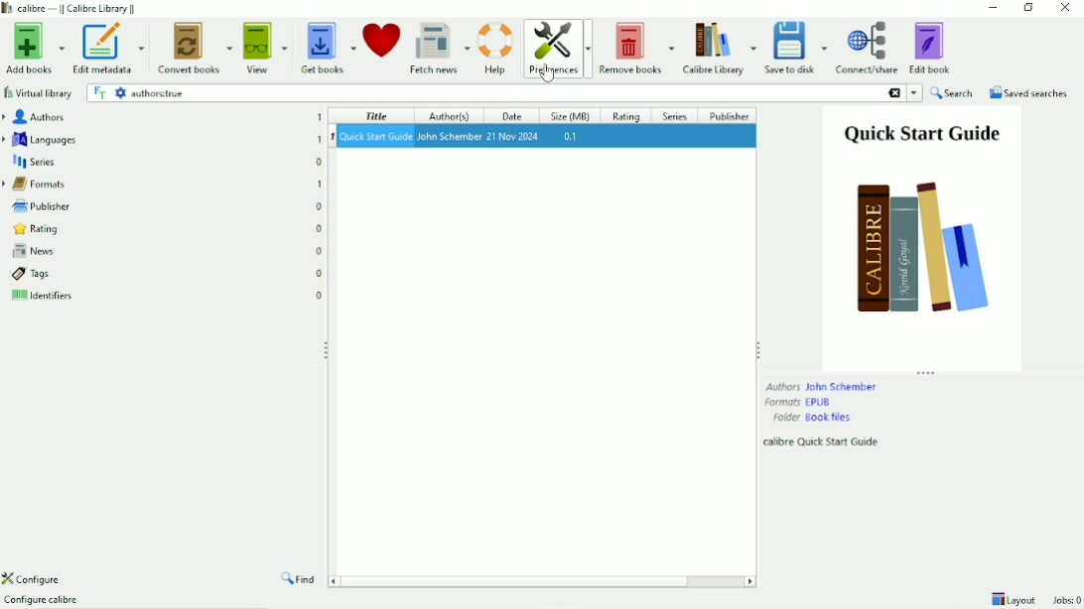  I want to click on authors:true, so click(506, 92).